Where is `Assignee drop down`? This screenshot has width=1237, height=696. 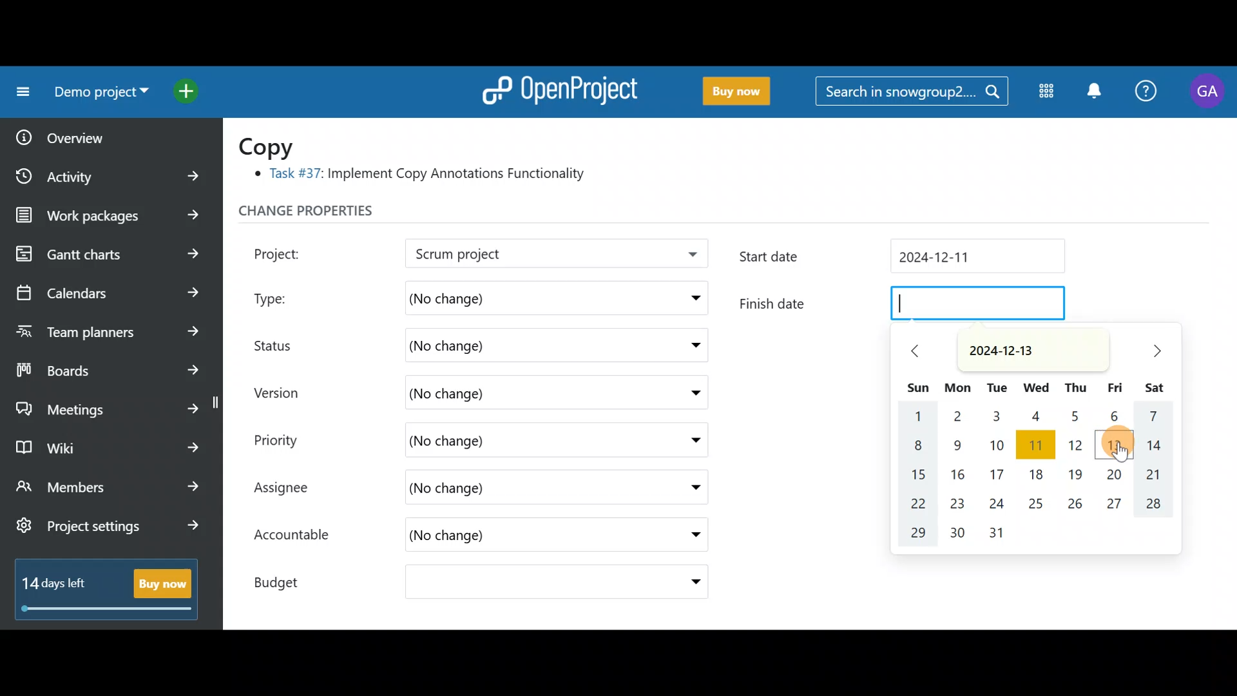
Assignee drop down is located at coordinates (685, 488).